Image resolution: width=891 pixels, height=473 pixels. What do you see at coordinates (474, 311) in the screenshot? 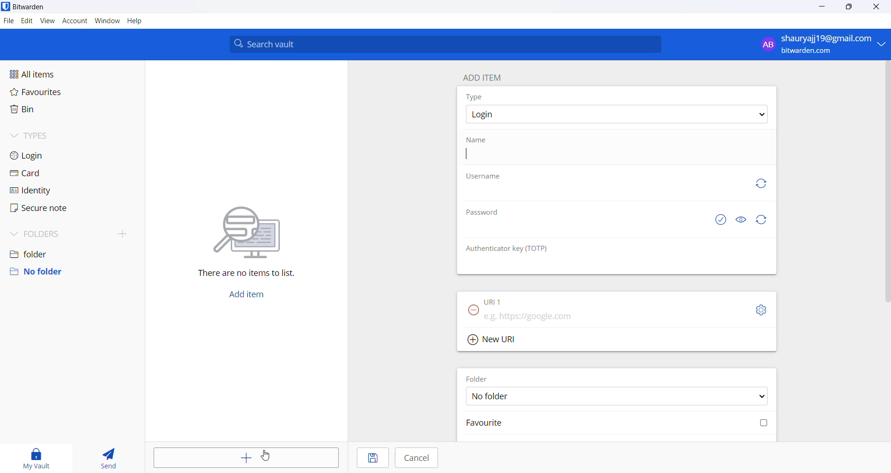
I see `remove URL` at bounding box center [474, 311].